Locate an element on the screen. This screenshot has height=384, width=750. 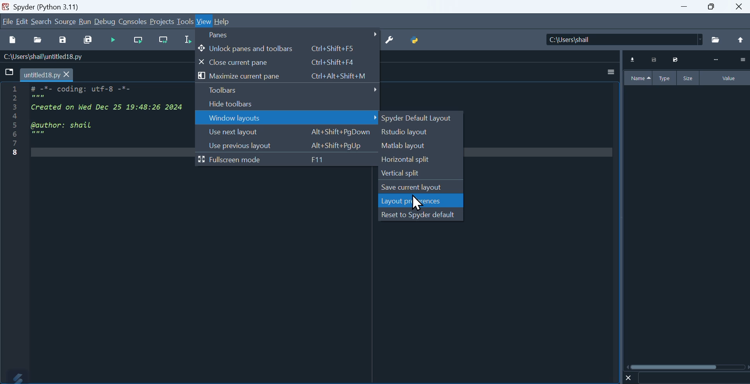
Source is located at coordinates (66, 21).